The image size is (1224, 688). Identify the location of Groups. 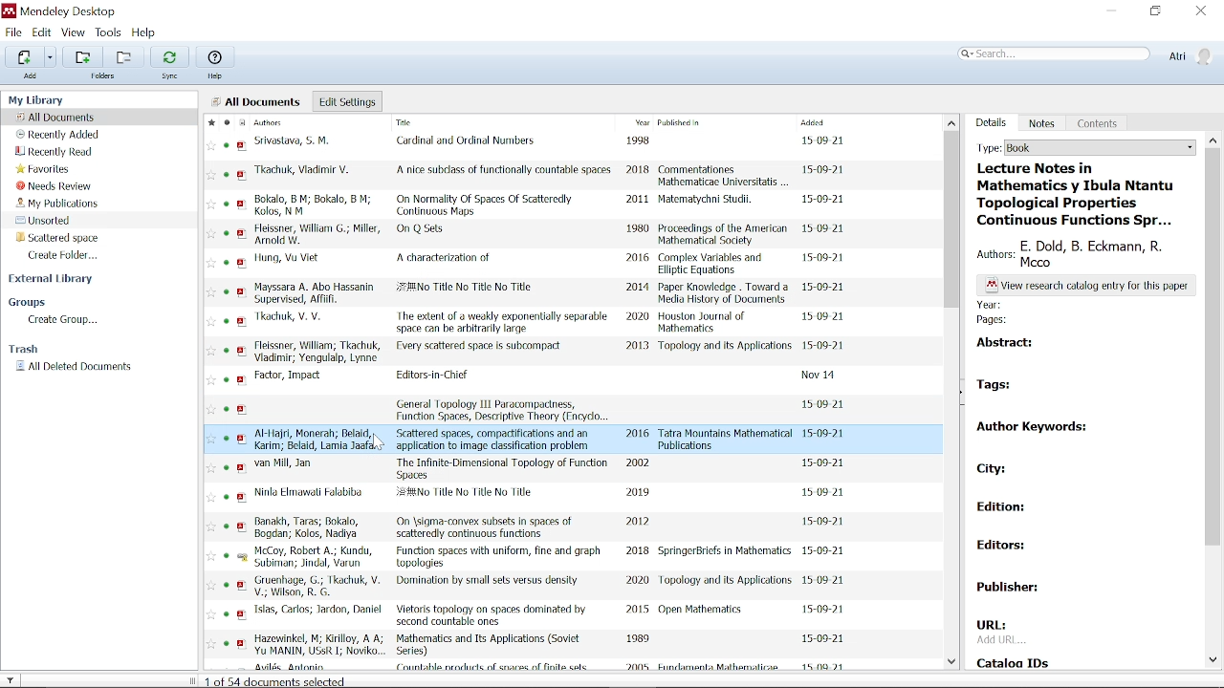
(29, 303).